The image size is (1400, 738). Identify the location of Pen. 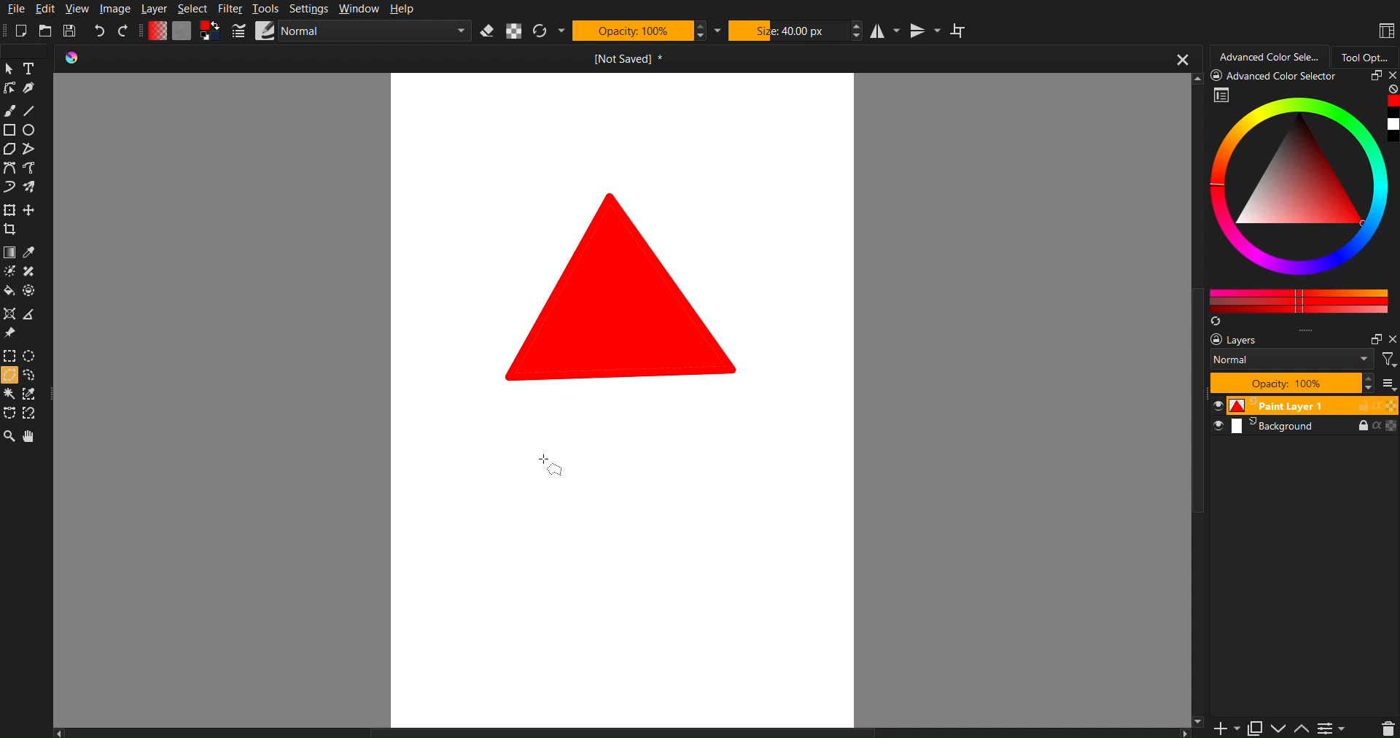
(30, 90).